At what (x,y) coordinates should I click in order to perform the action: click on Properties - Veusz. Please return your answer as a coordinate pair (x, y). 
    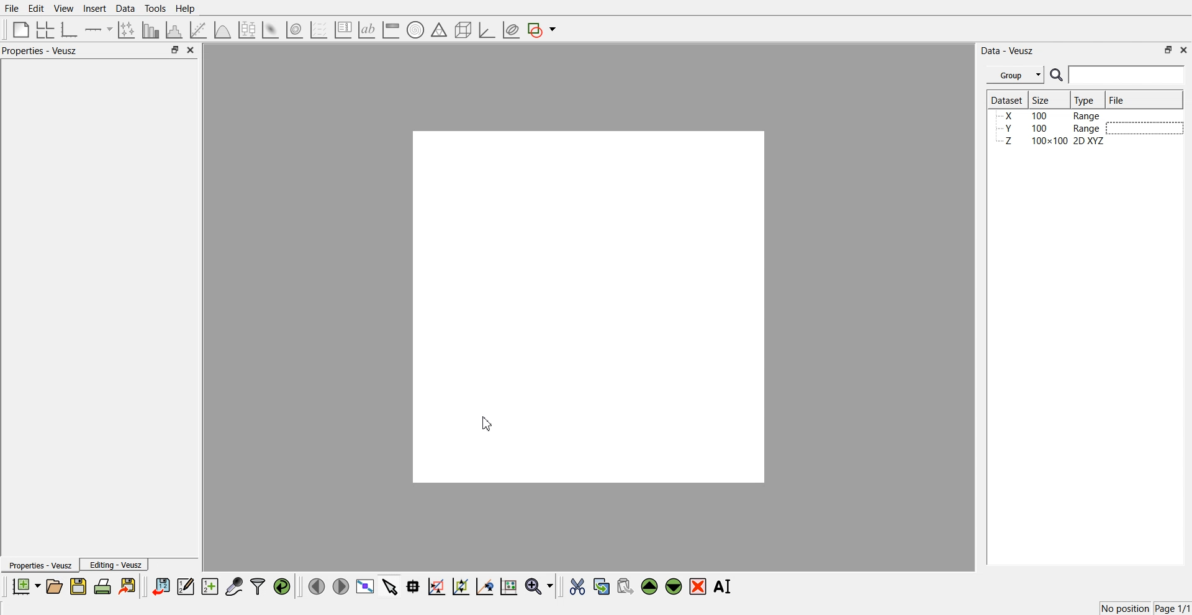
    Looking at the image, I should click on (40, 50).